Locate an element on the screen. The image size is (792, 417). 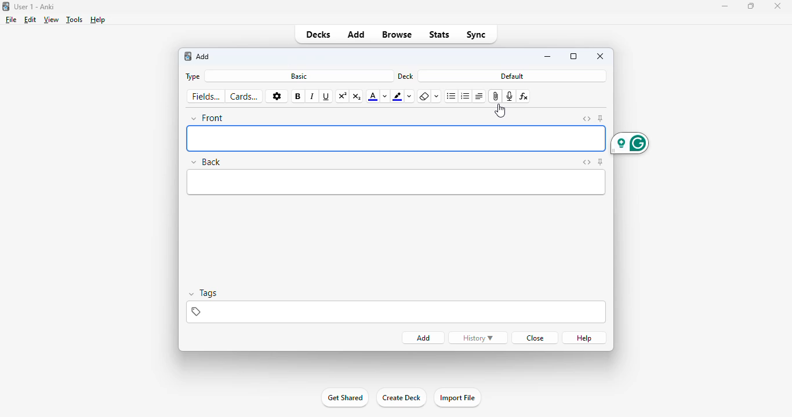
insert back  is located at coordinates (397, 183).